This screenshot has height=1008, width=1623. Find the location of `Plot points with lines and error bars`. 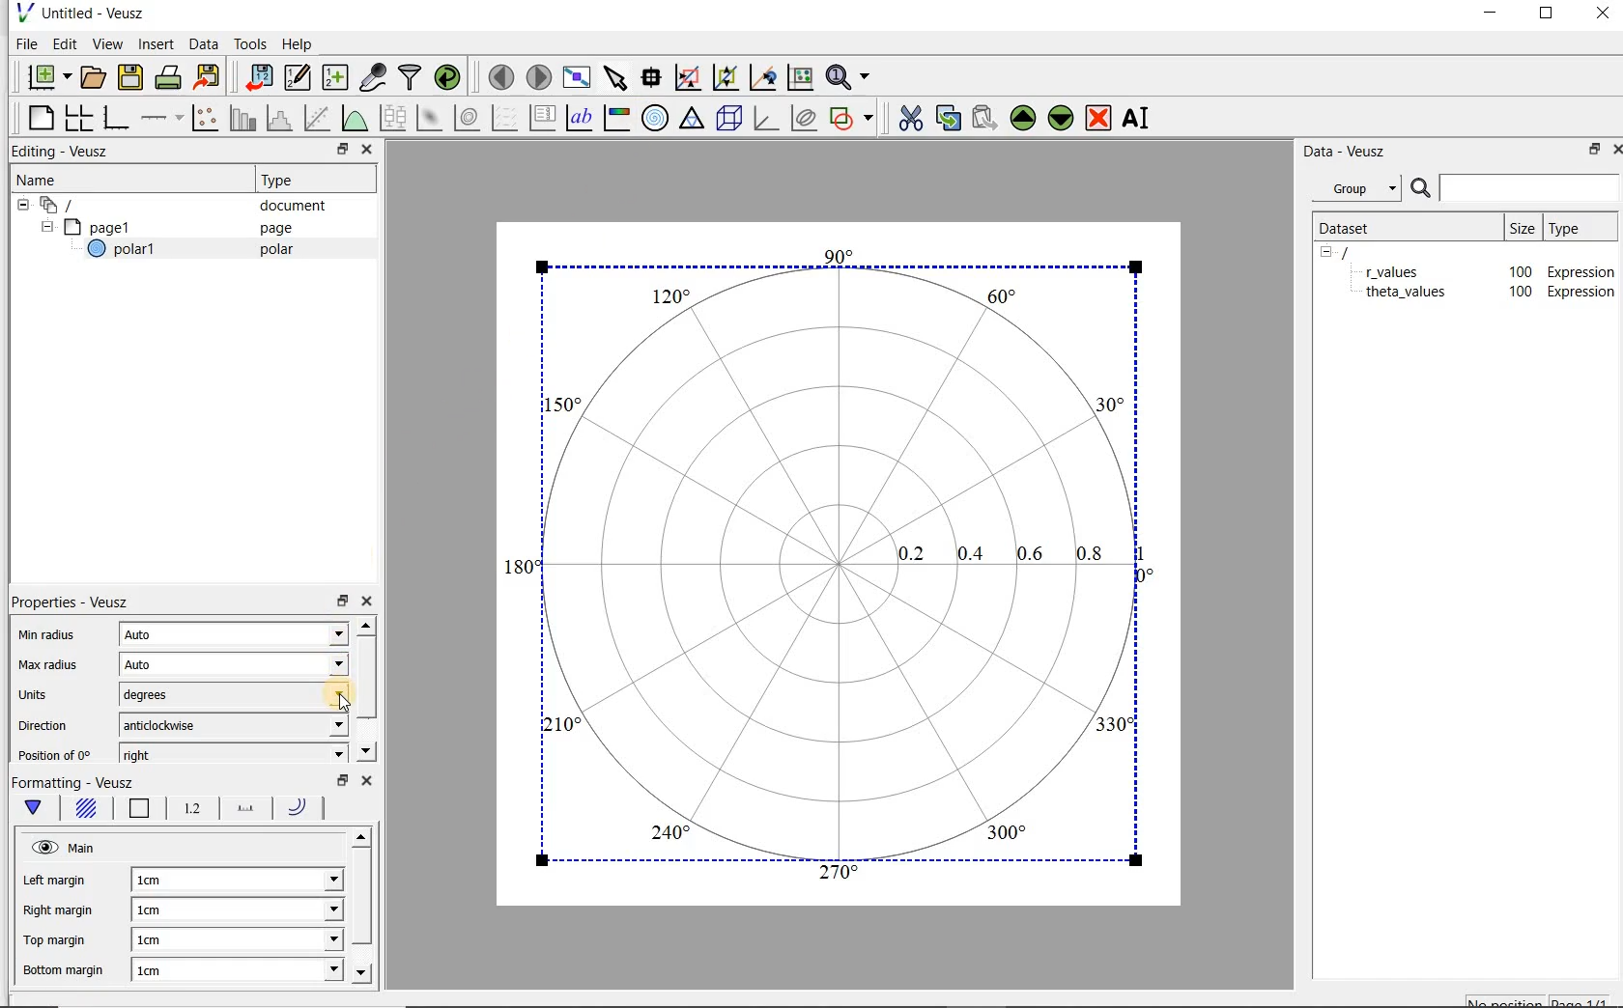

Plot points with lines and error bars is located at coordinates (207, 117).